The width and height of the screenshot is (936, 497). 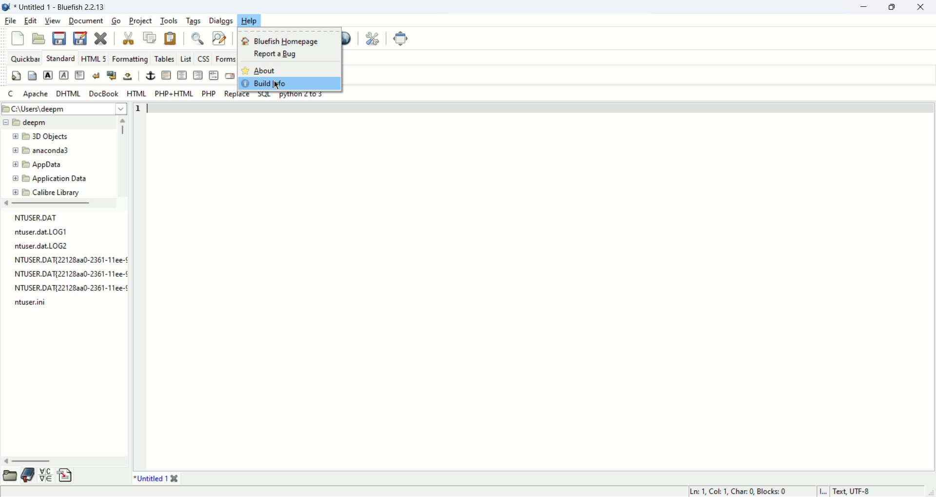 What do you see at coordinates (43, 247) in the screenshot?
I see `file name` at bounding box center [43, 247].